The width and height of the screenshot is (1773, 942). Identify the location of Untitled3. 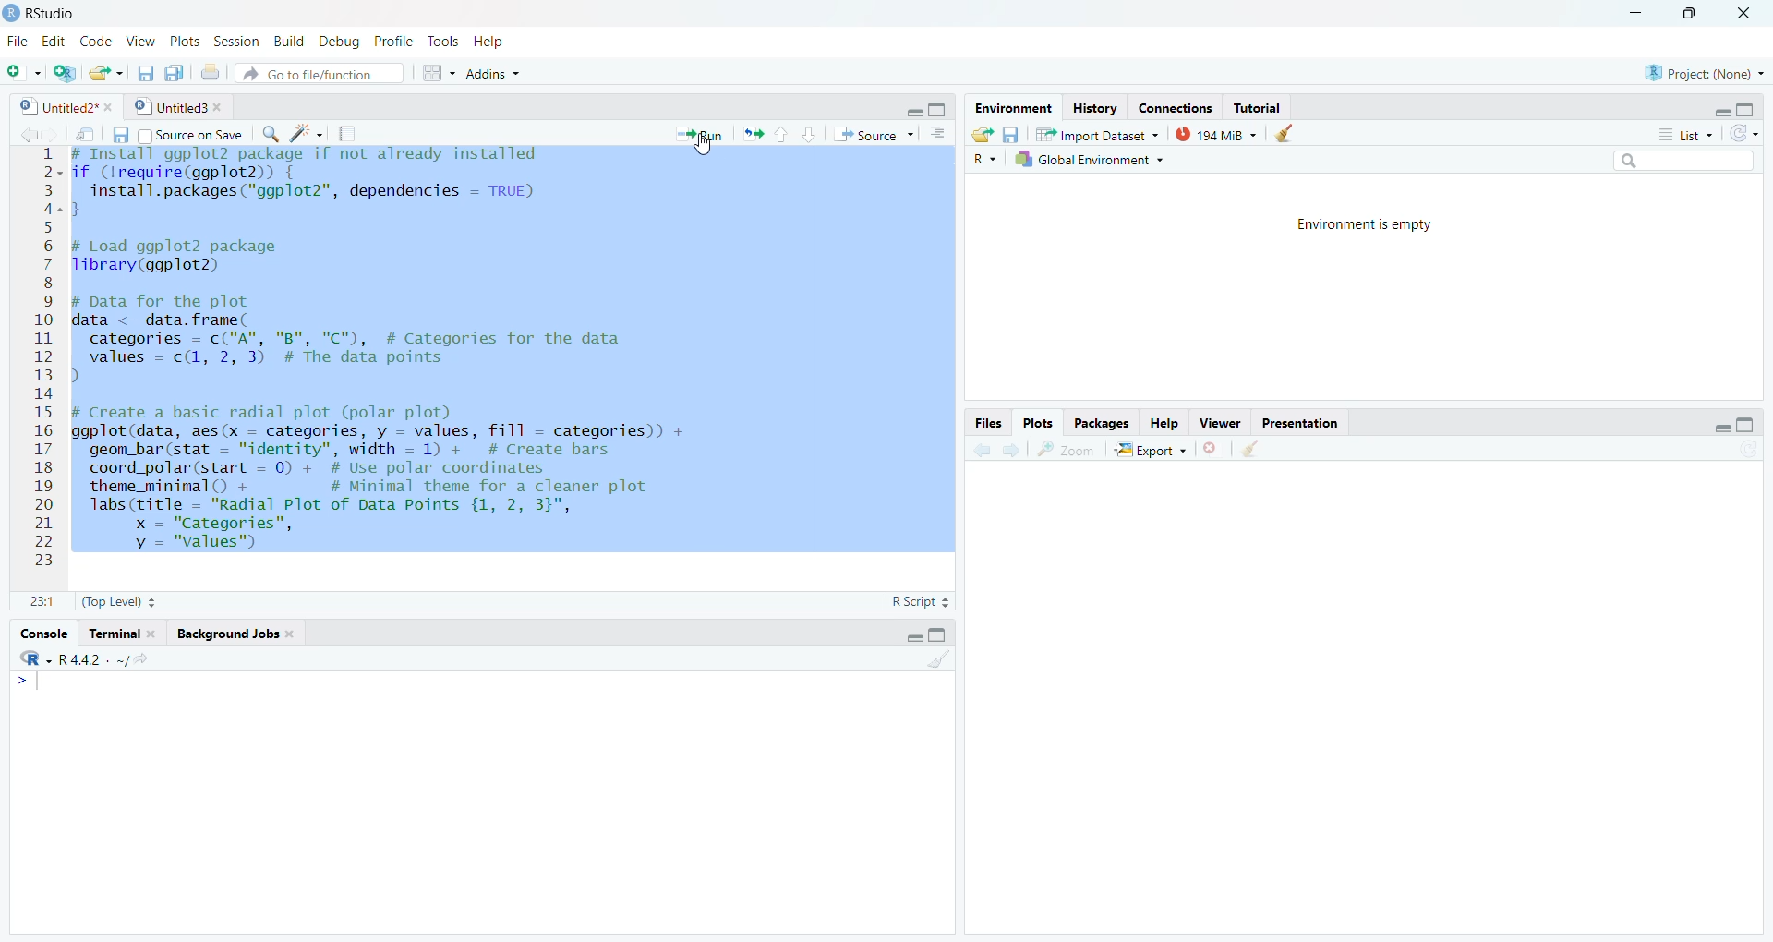
(182, 108).